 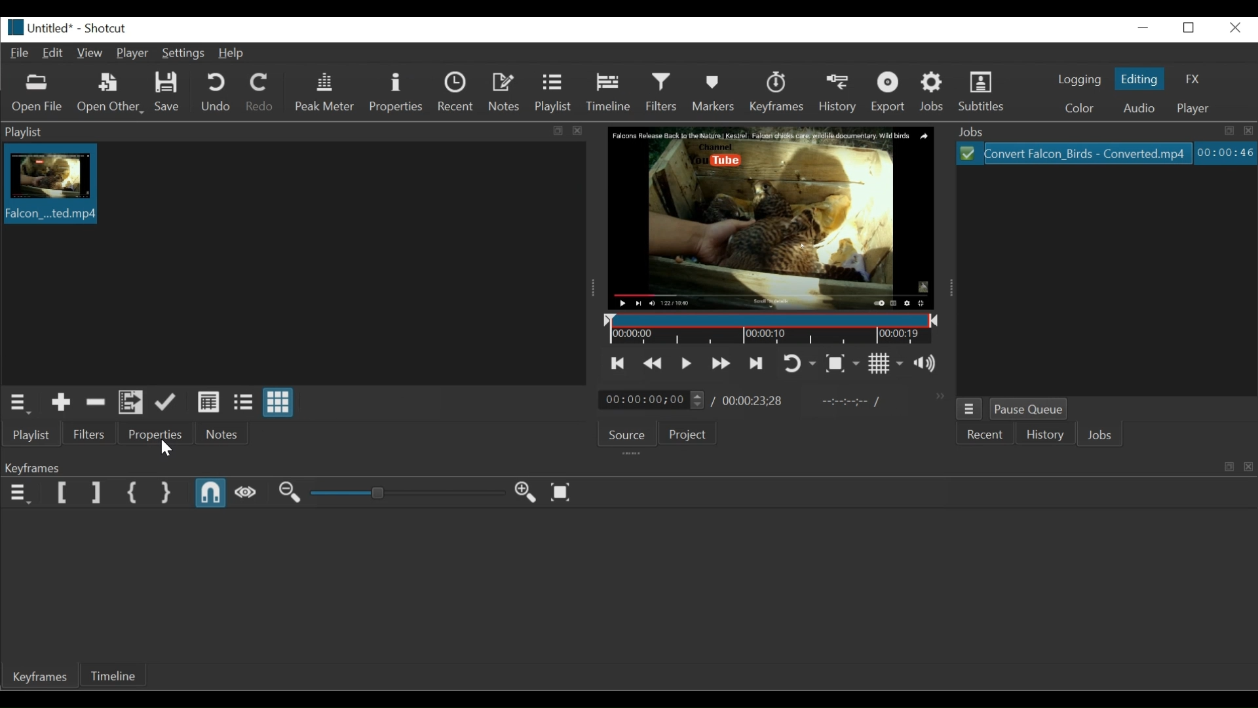 What do you see at coordinates (890, 94) in the screenshot?
I see `Export` at bounding box center [890, 94].